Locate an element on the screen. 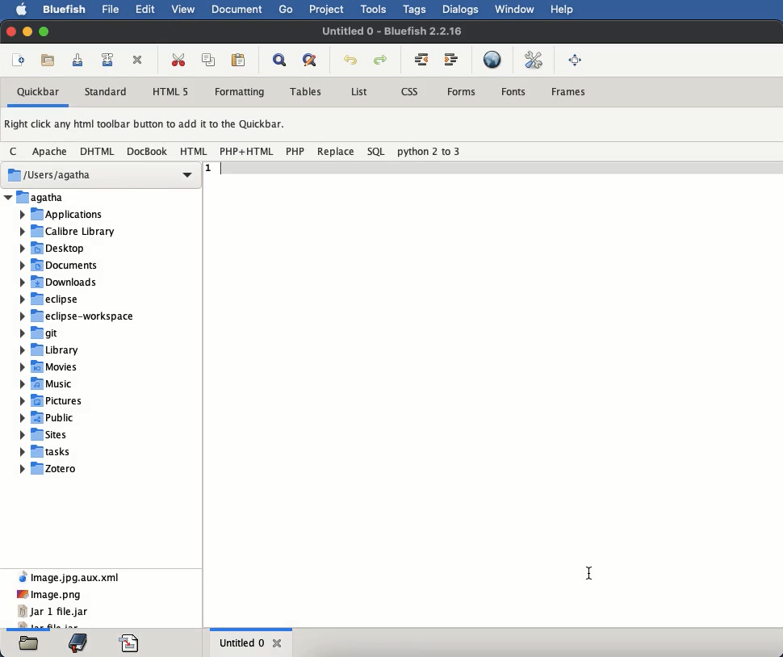  formatting is located at coordinates (239, 92).